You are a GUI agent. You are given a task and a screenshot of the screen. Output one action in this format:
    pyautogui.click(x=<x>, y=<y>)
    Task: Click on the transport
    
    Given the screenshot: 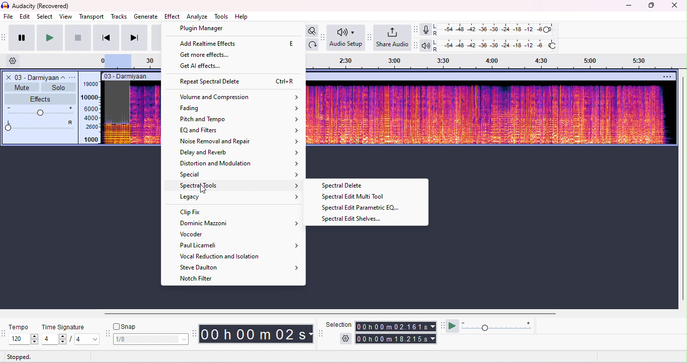 What is the action you would take?
    pyautogui.click(x=92, y=17)
    